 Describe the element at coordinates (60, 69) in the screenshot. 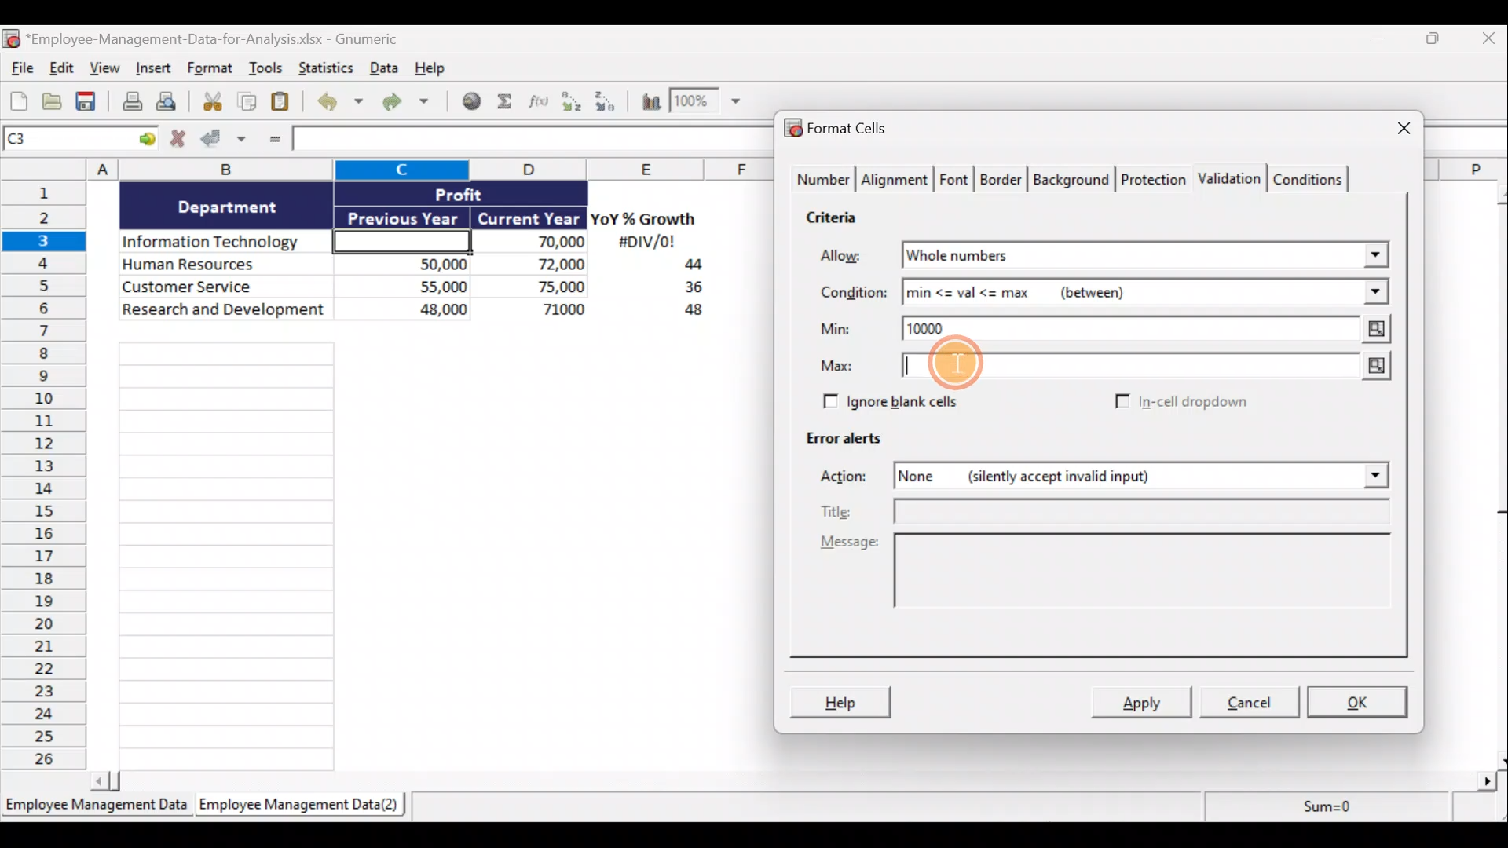

I see `Edit` at that location.